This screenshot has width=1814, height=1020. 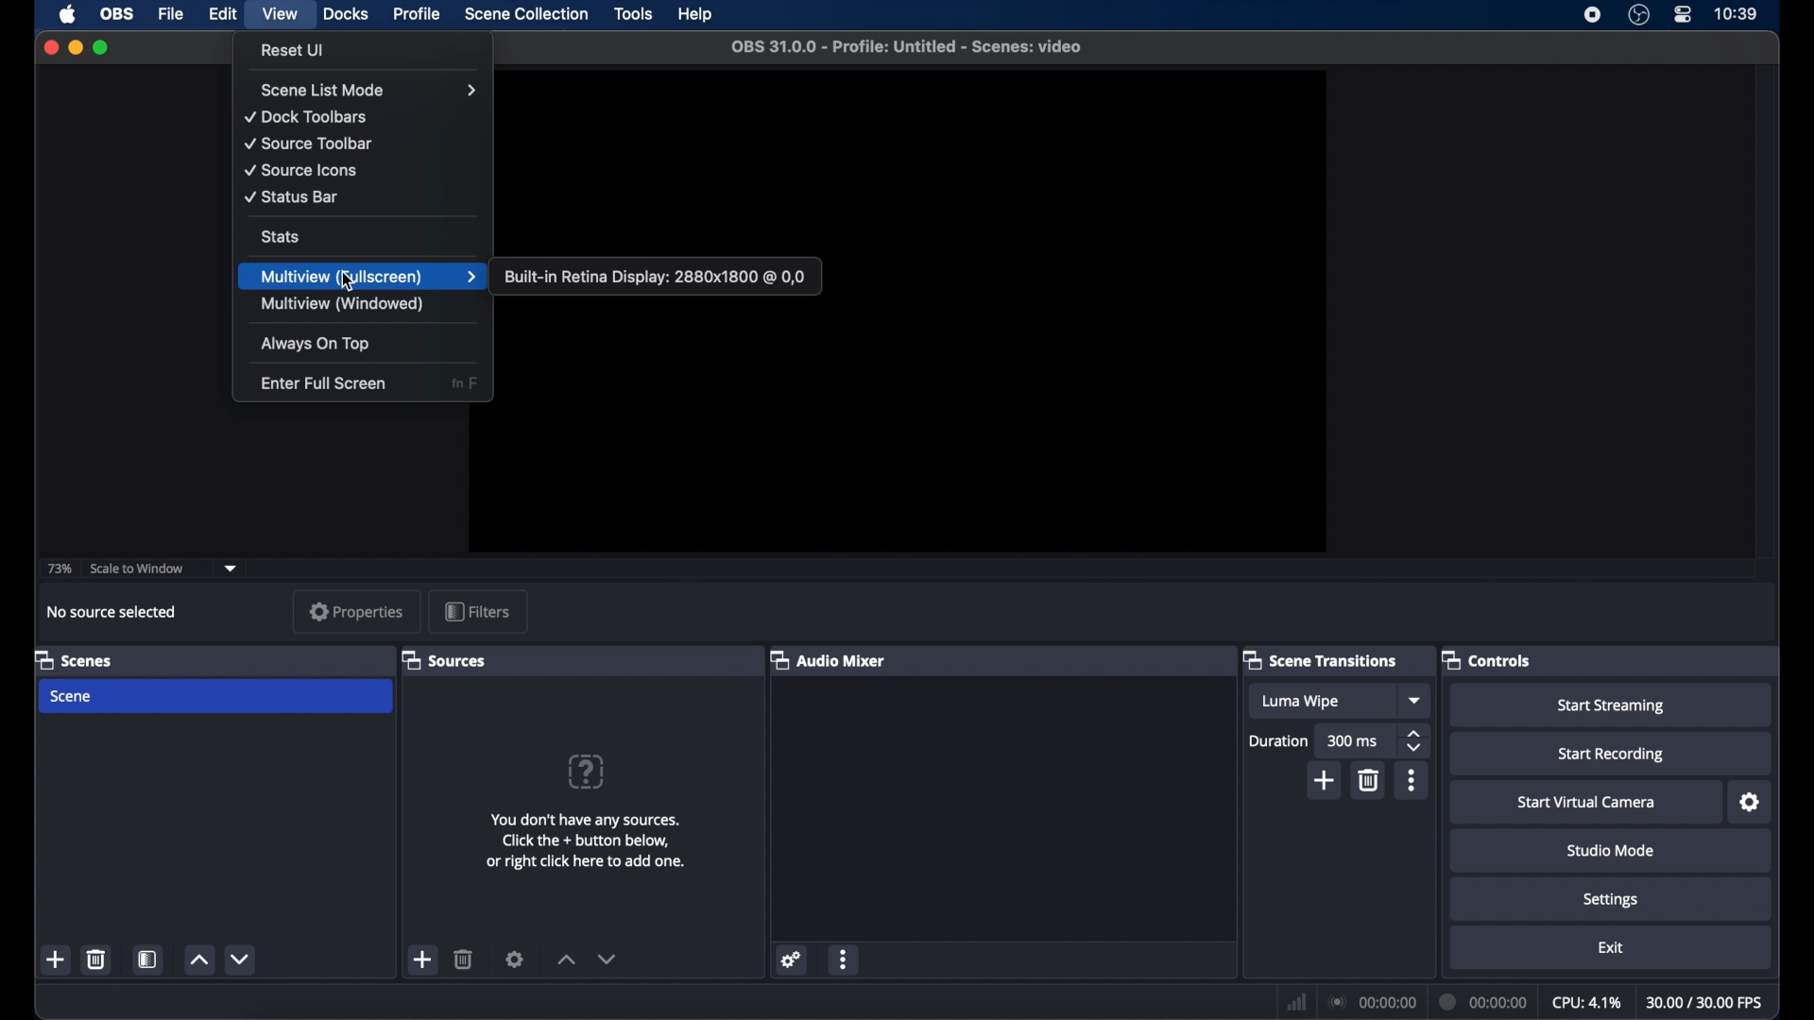 What do you see at coordinates (911, 46) in the screenshot?
I see `OBS 31.0.0 - Profile: Untitled - Scenes: video` at bounding box center [911, 46].